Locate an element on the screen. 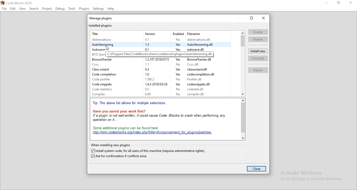 Image resolution: width=357 pixels, height=190 pixels. 1.3 is located at coordinates (149, 44).